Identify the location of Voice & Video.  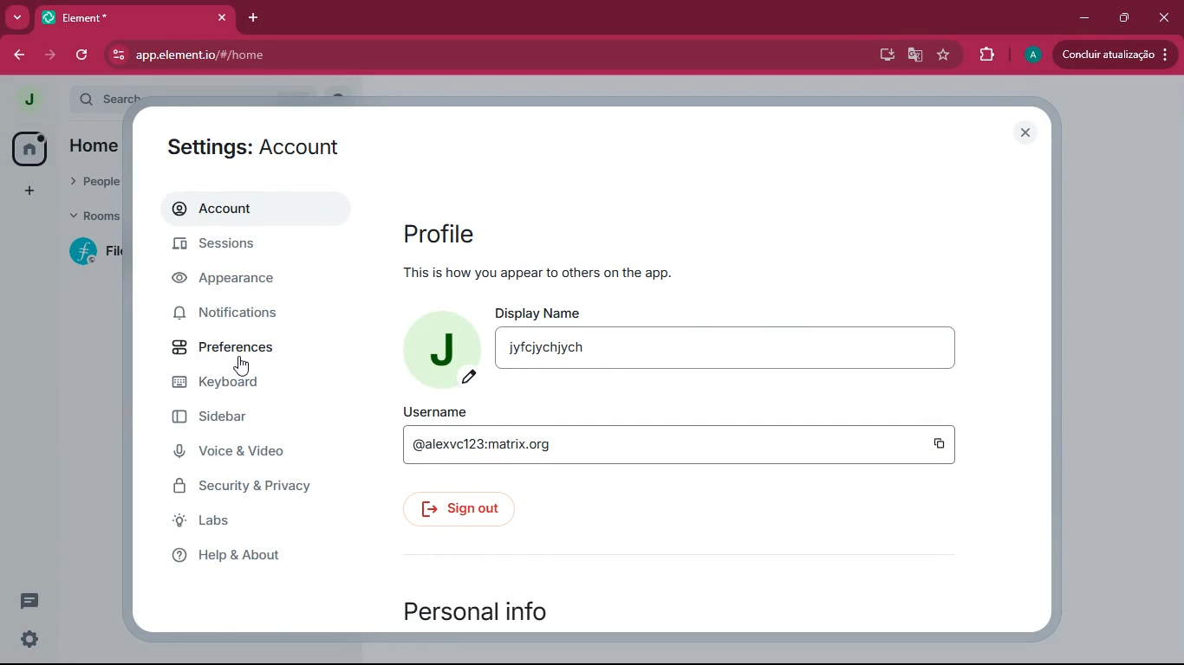
(237, 454).